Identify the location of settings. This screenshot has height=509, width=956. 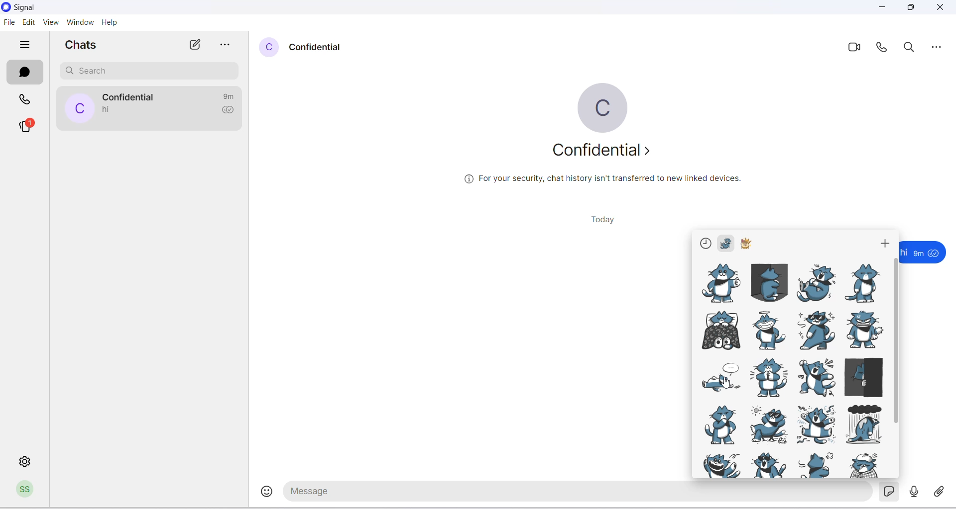
(26, 461).